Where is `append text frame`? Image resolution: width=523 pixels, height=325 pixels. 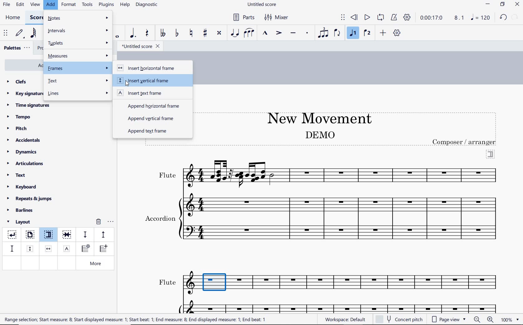
append text frame is located at coordinates (147, 132).